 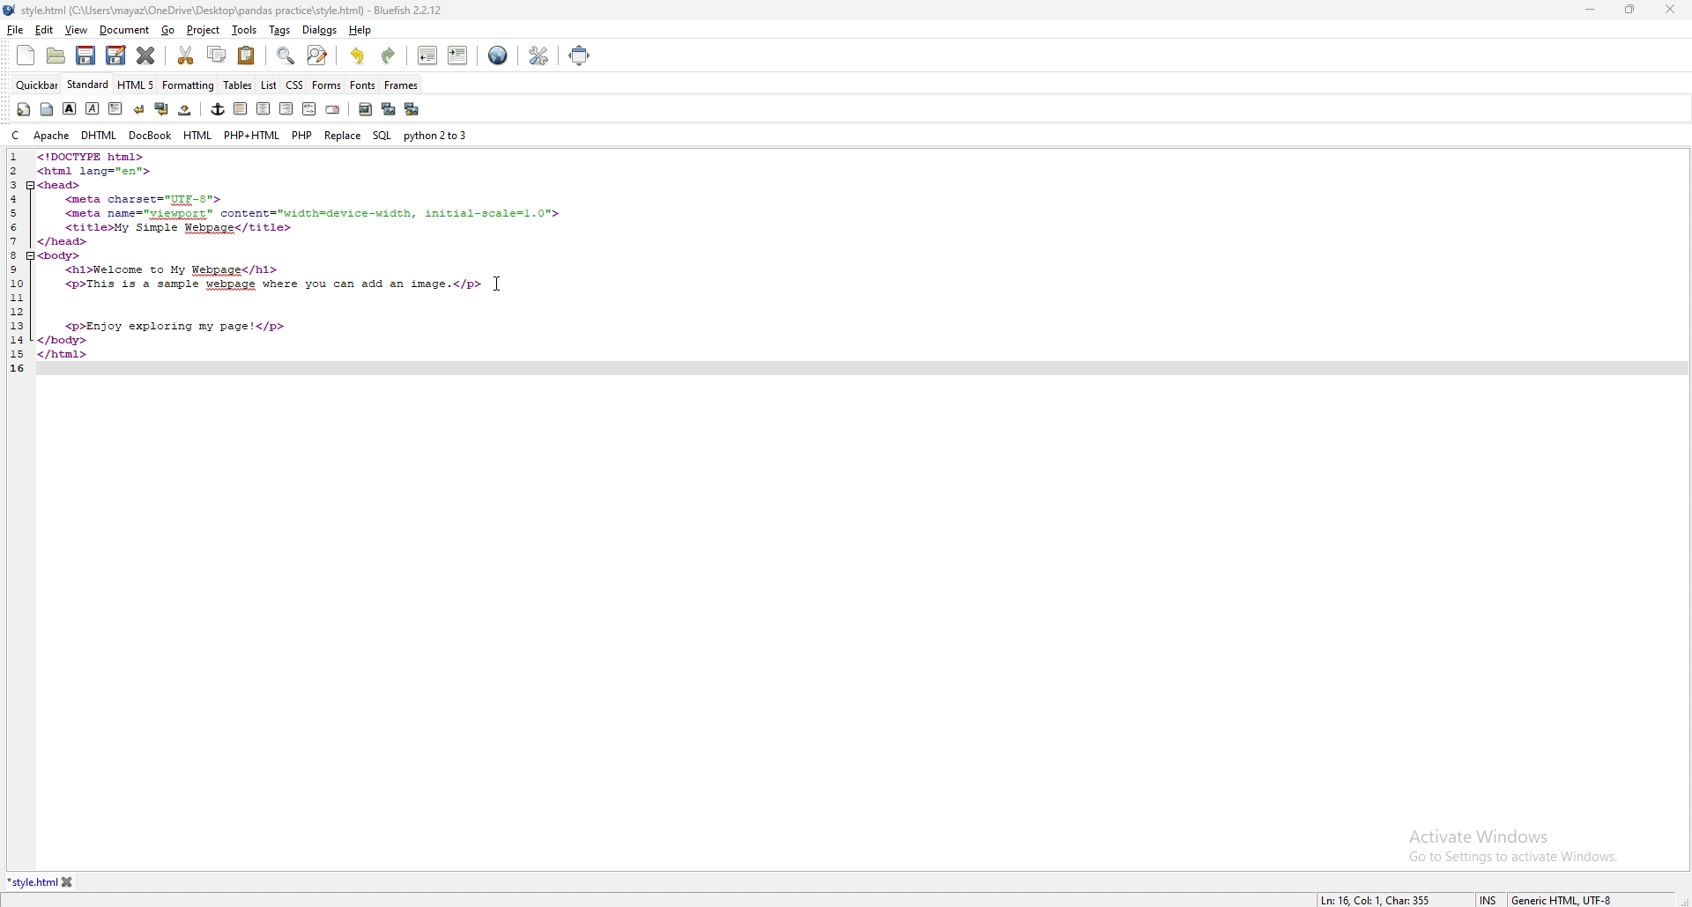 What do you see at coordinates (95, 171) in the screenshot?
I see `<html lang="en">` at bounding box center [95, 171].